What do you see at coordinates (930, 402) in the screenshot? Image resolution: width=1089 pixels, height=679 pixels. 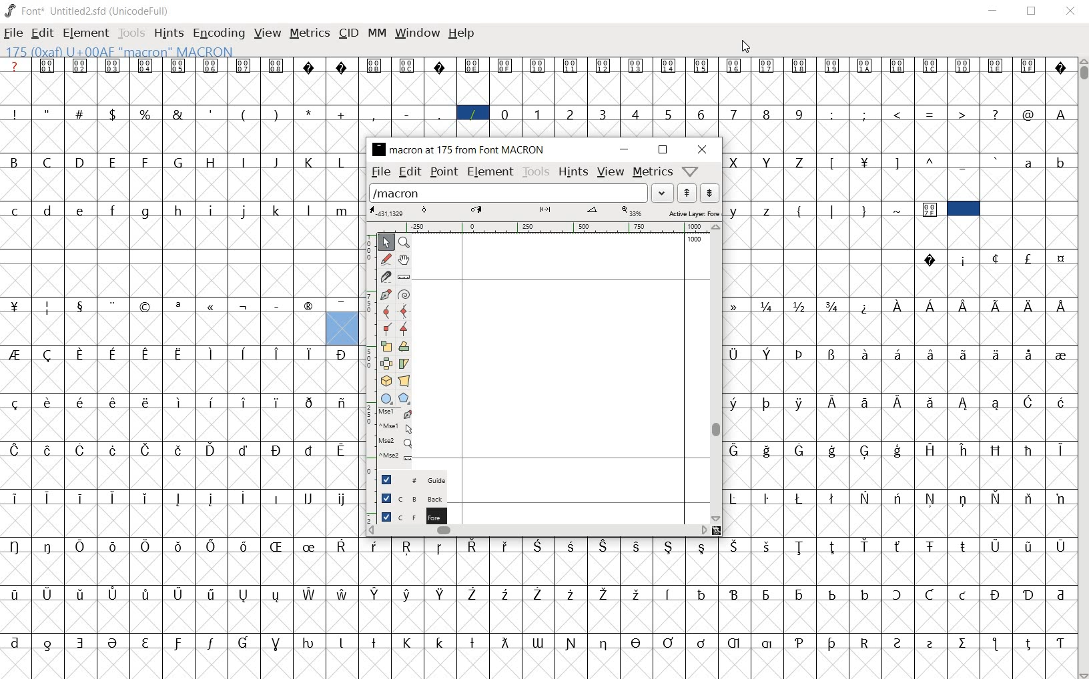 I see `Symbol` at bounding box center [930, 402].